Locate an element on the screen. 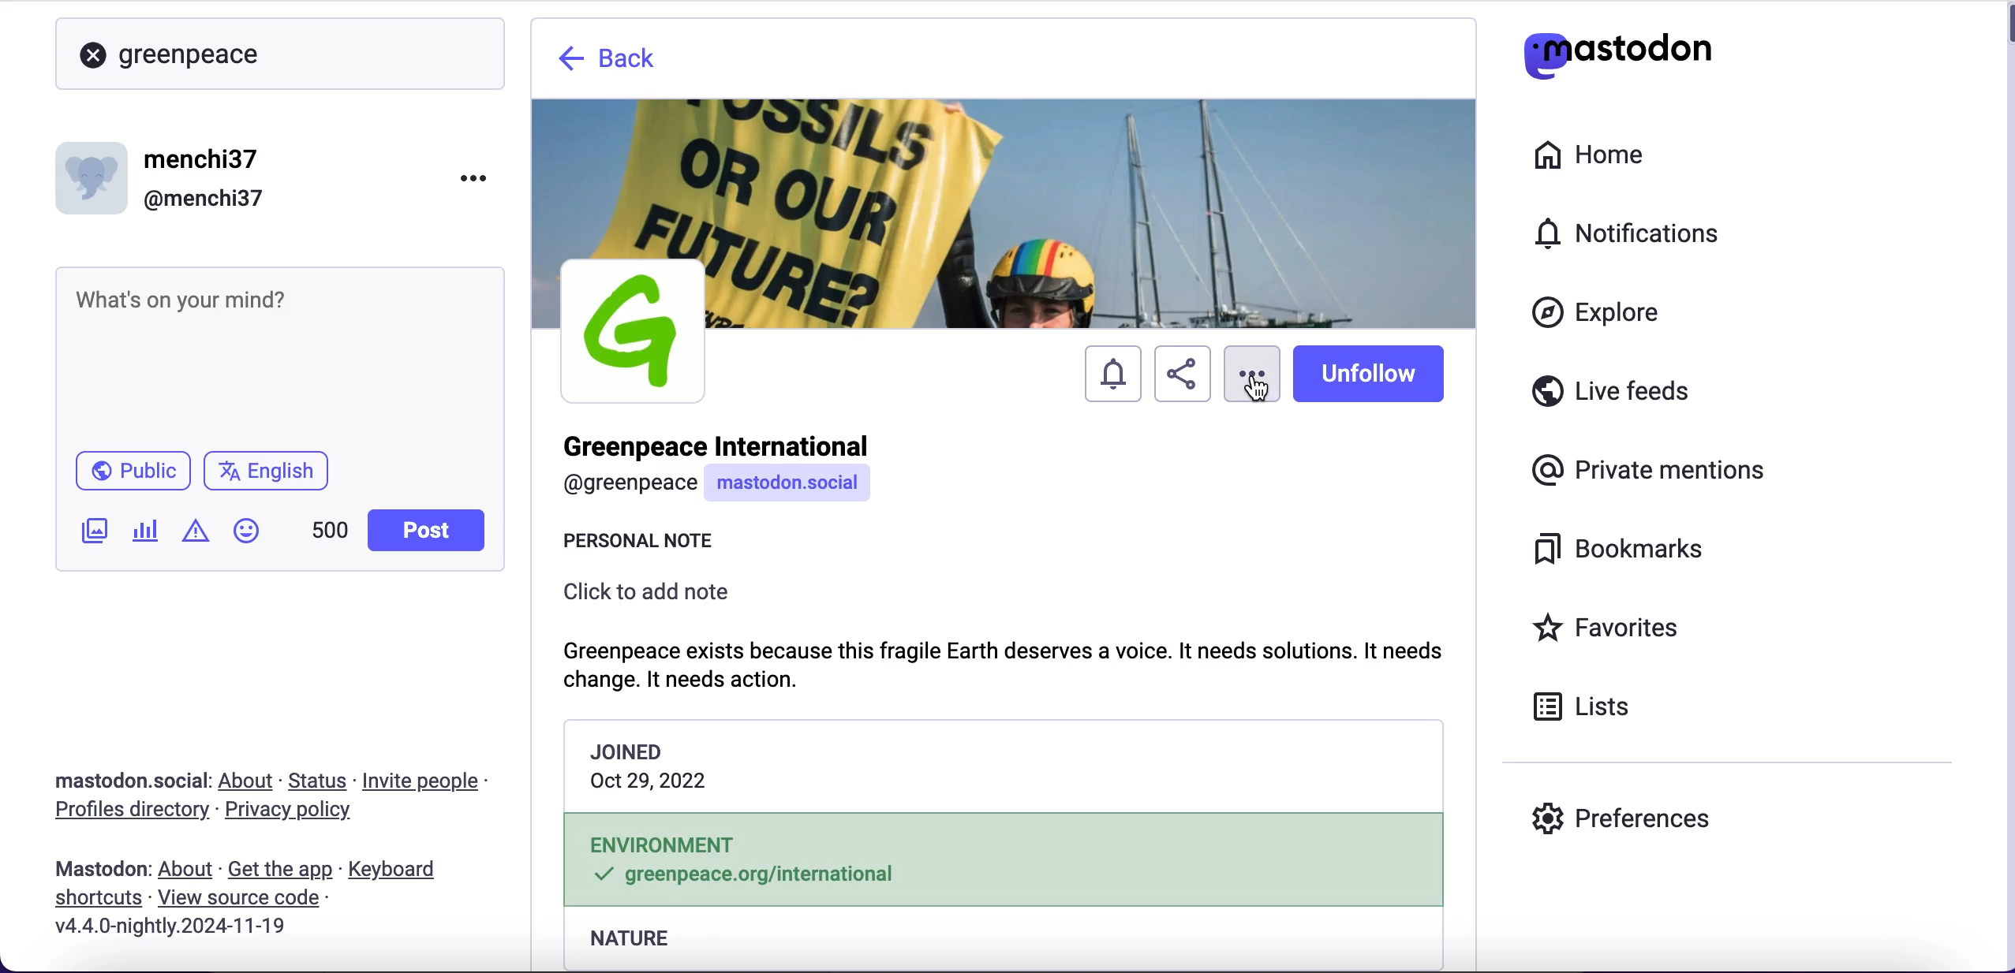 This screenshot has width=2015, height=973. private mentions is located at coordinates (1654, 466).